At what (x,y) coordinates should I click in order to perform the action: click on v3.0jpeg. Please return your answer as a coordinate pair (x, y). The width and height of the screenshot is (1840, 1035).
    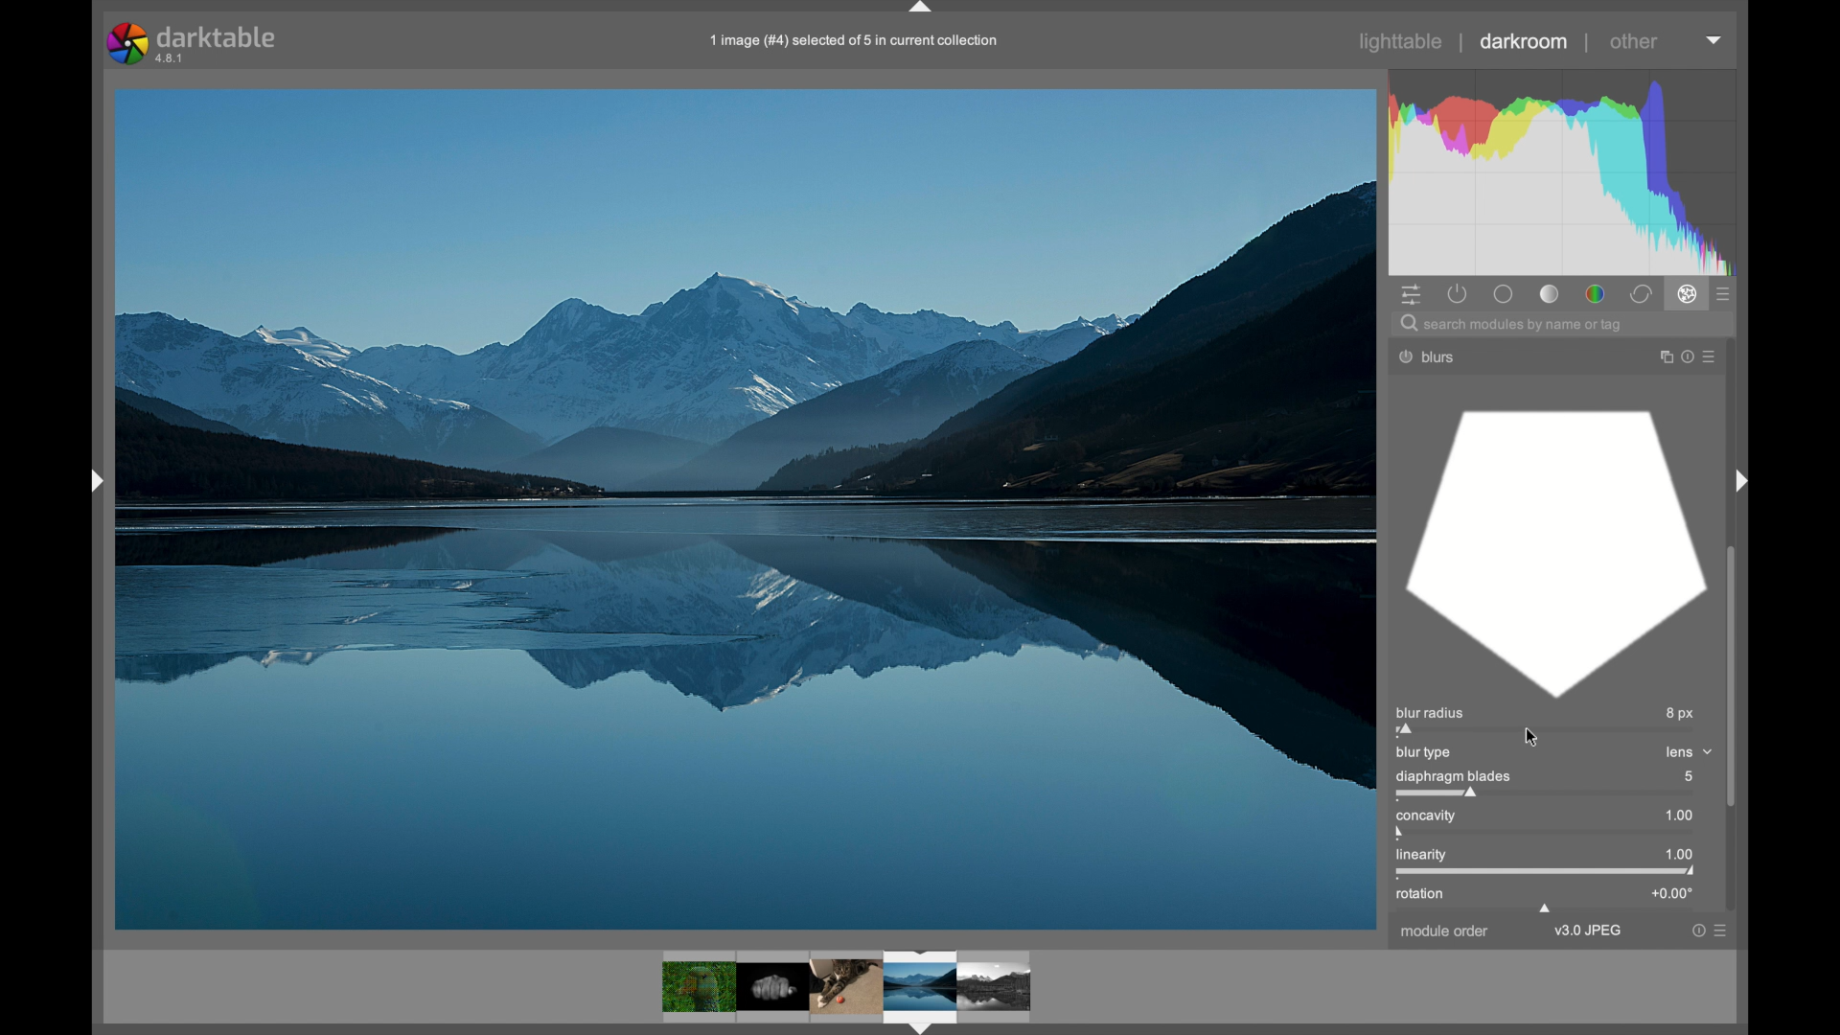
    Looking at the image, I should click on (1587, 931).